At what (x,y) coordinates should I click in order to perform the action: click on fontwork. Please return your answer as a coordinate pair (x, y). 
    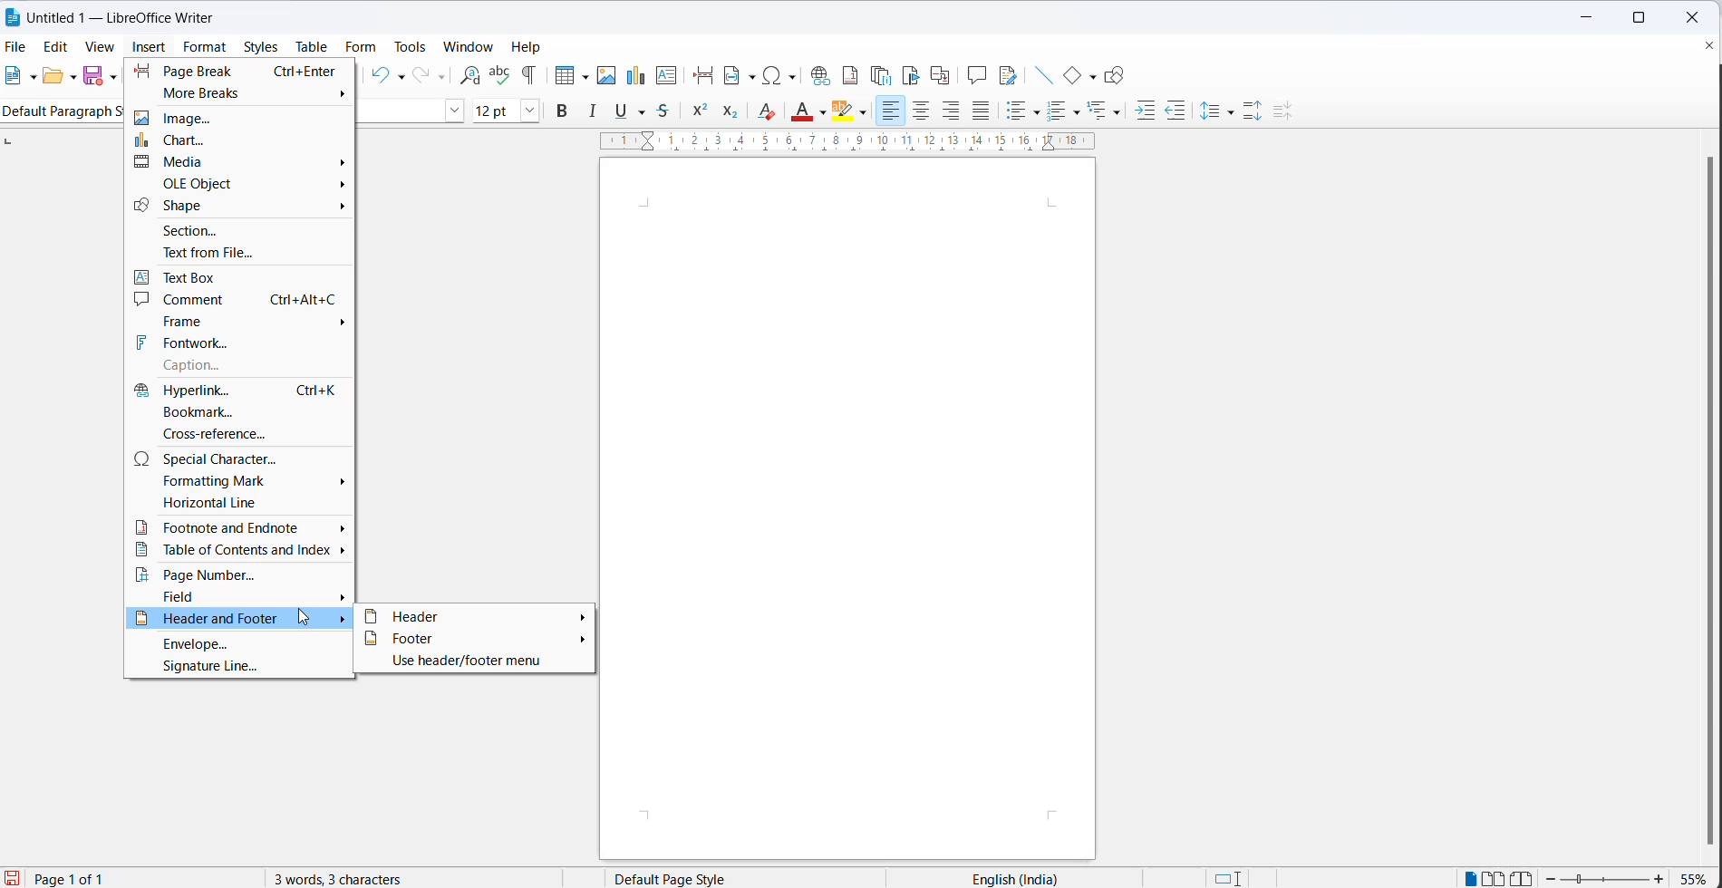
    Looking at the image, I should click on (239, 343).